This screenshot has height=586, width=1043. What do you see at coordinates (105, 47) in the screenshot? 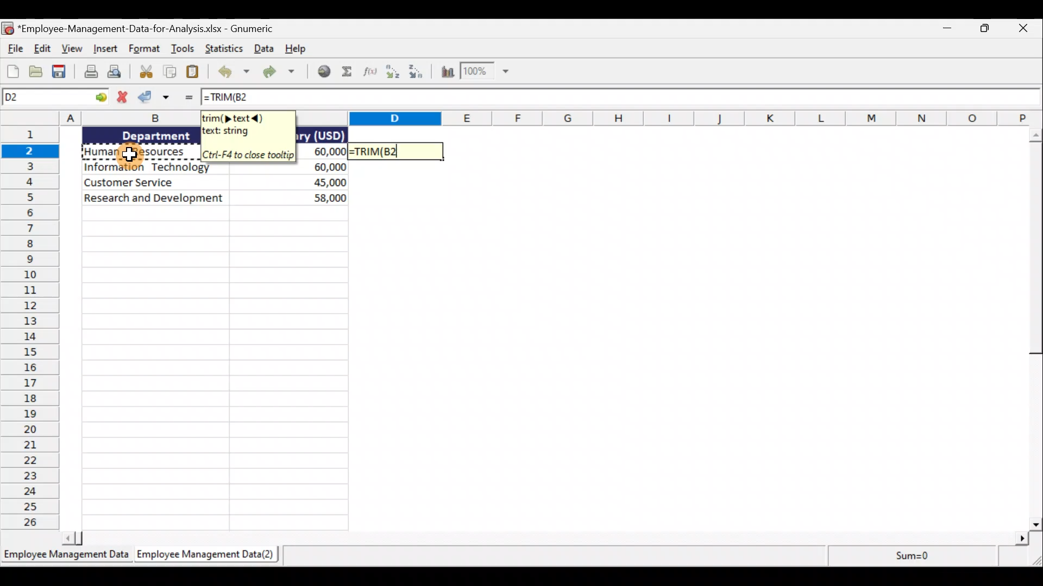
I see `Insert` at bounding box center [105, 47].